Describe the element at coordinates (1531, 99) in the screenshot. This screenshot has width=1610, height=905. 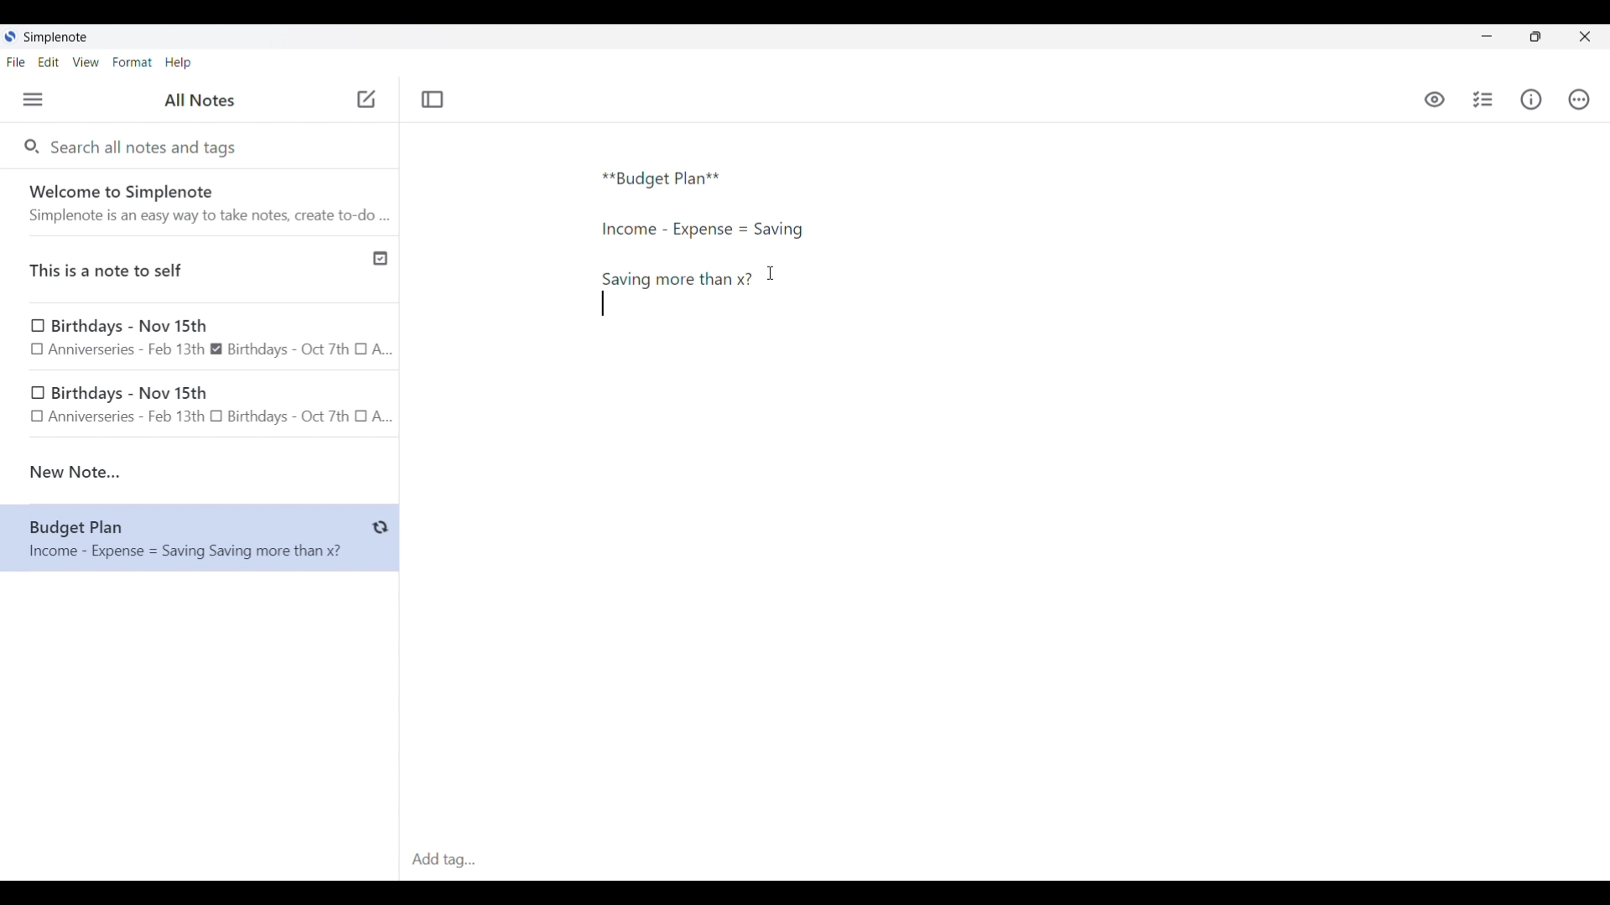
I see `Info` at that location.